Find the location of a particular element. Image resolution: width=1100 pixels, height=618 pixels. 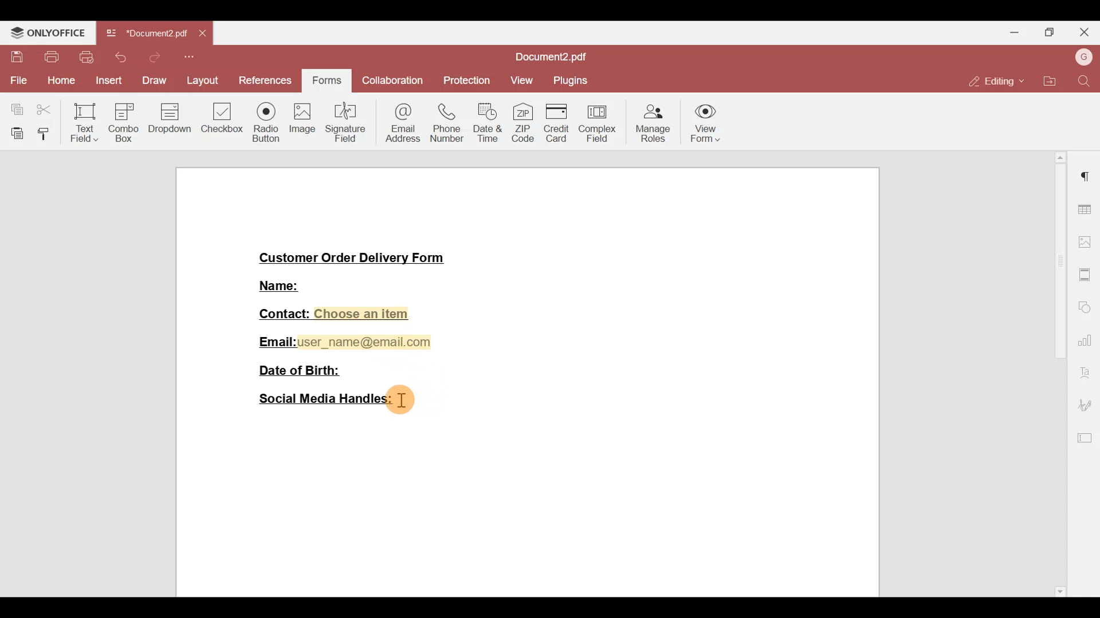

Text field is located at coordinates (81, 124).